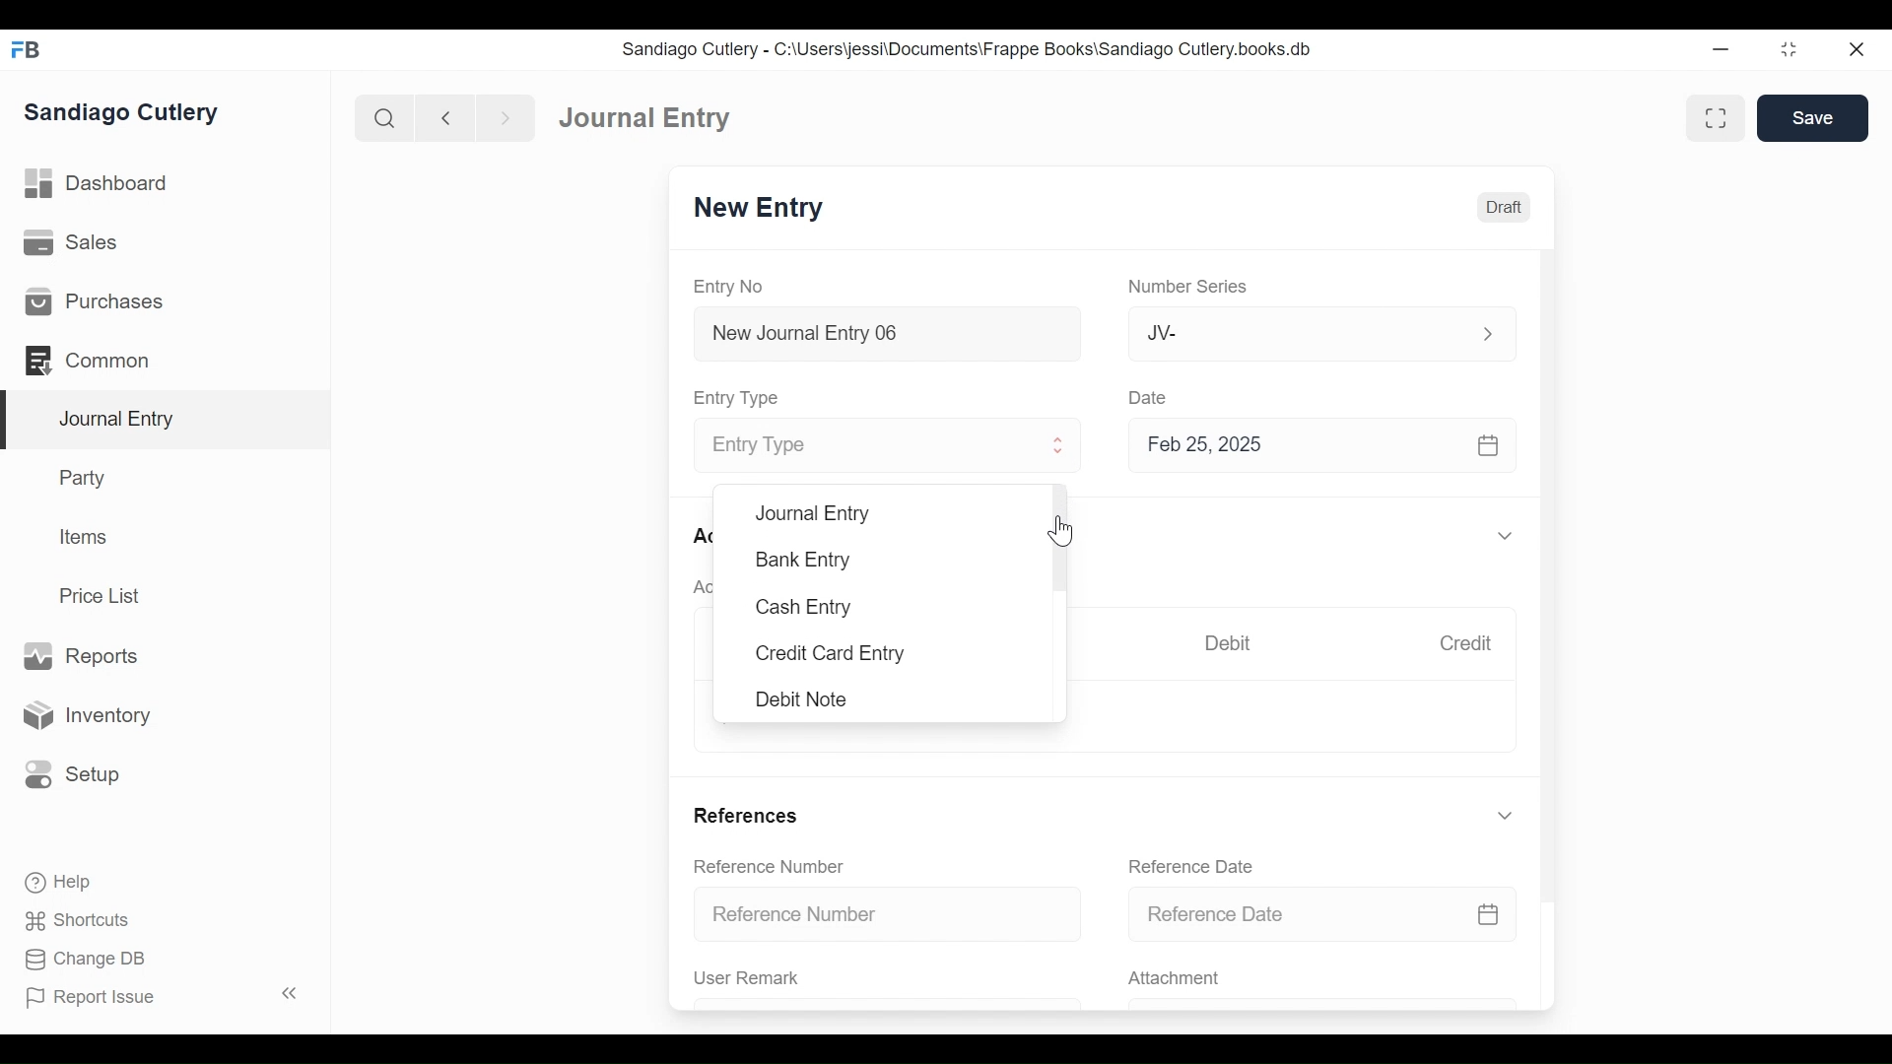  Describe the element at coordinates (385, 118) in the screenshot. I see `Search` at that location.